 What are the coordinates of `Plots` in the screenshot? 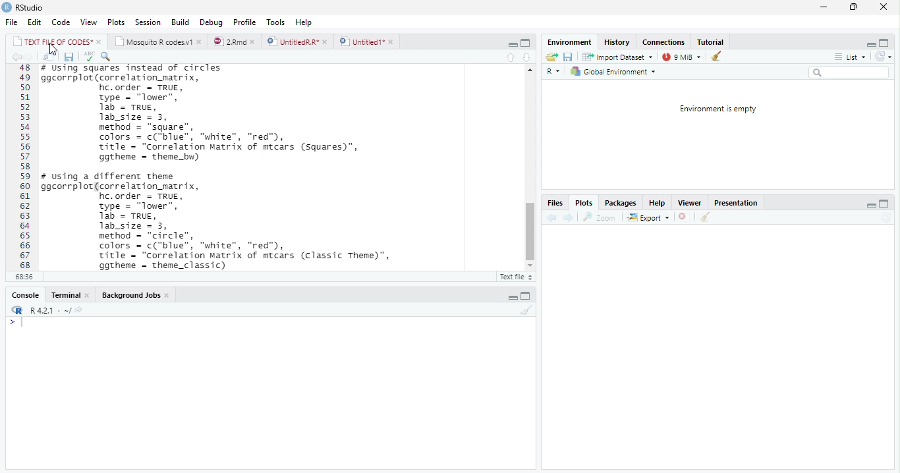 It's located at (585, 204).